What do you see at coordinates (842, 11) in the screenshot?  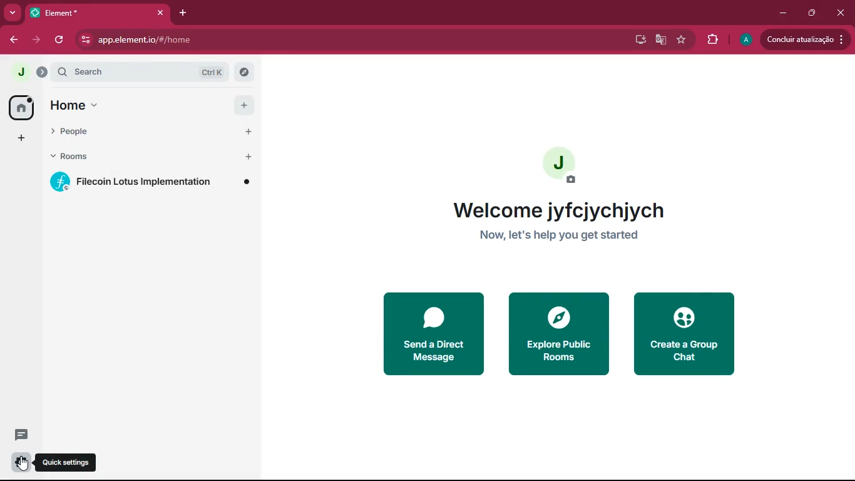 I see `close` at bounding box center [842, 11].